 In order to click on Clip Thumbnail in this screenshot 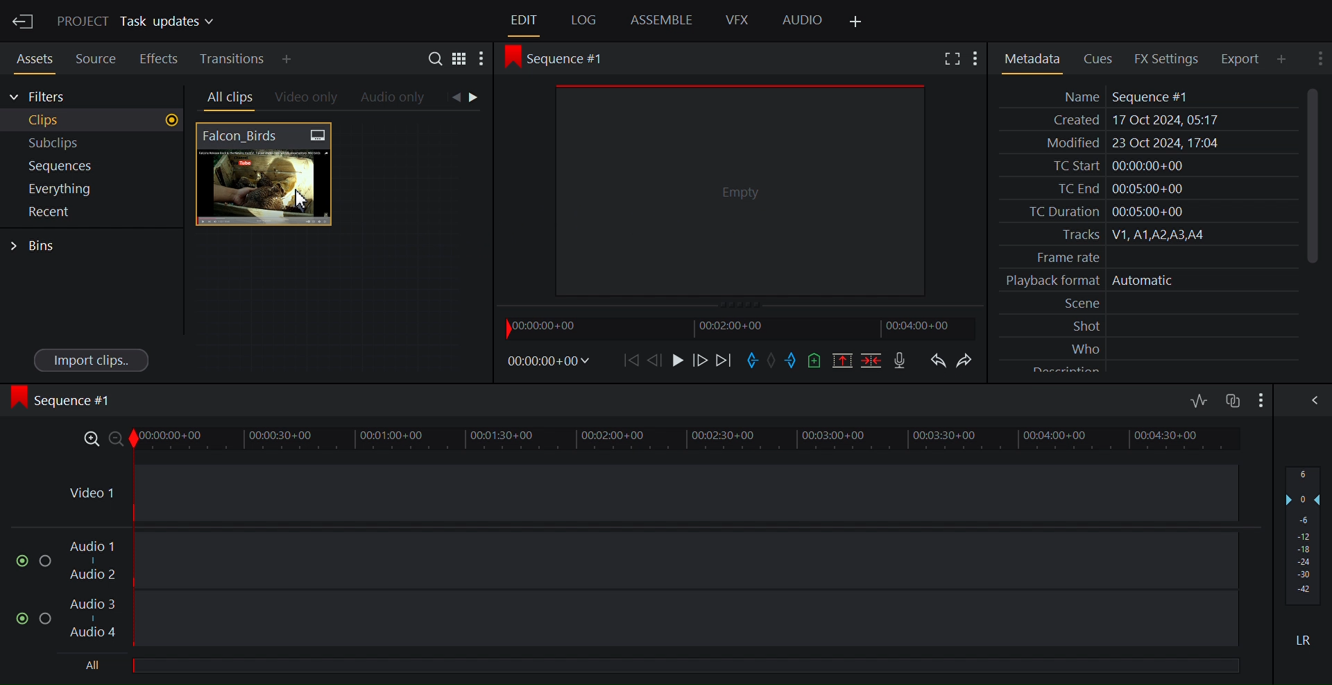, I will do `click(335, 249)`.